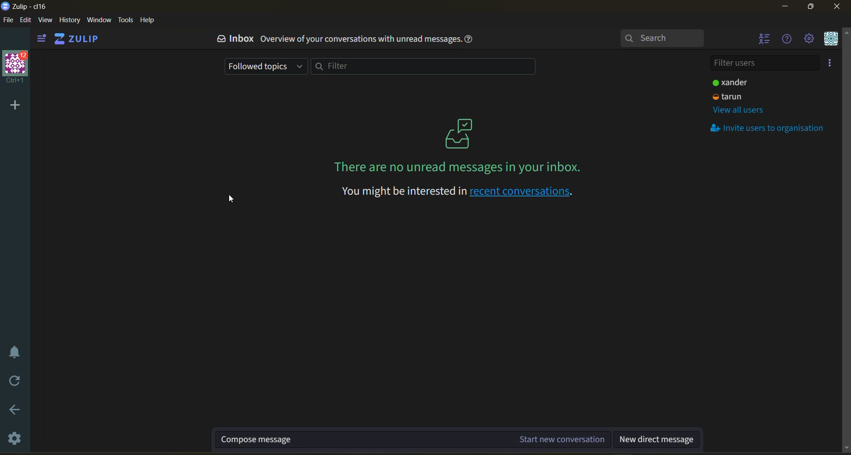  What do you see at coordinates (785, 7) in the screenshot?
I see `minimize` at bounding box center [785, 7].